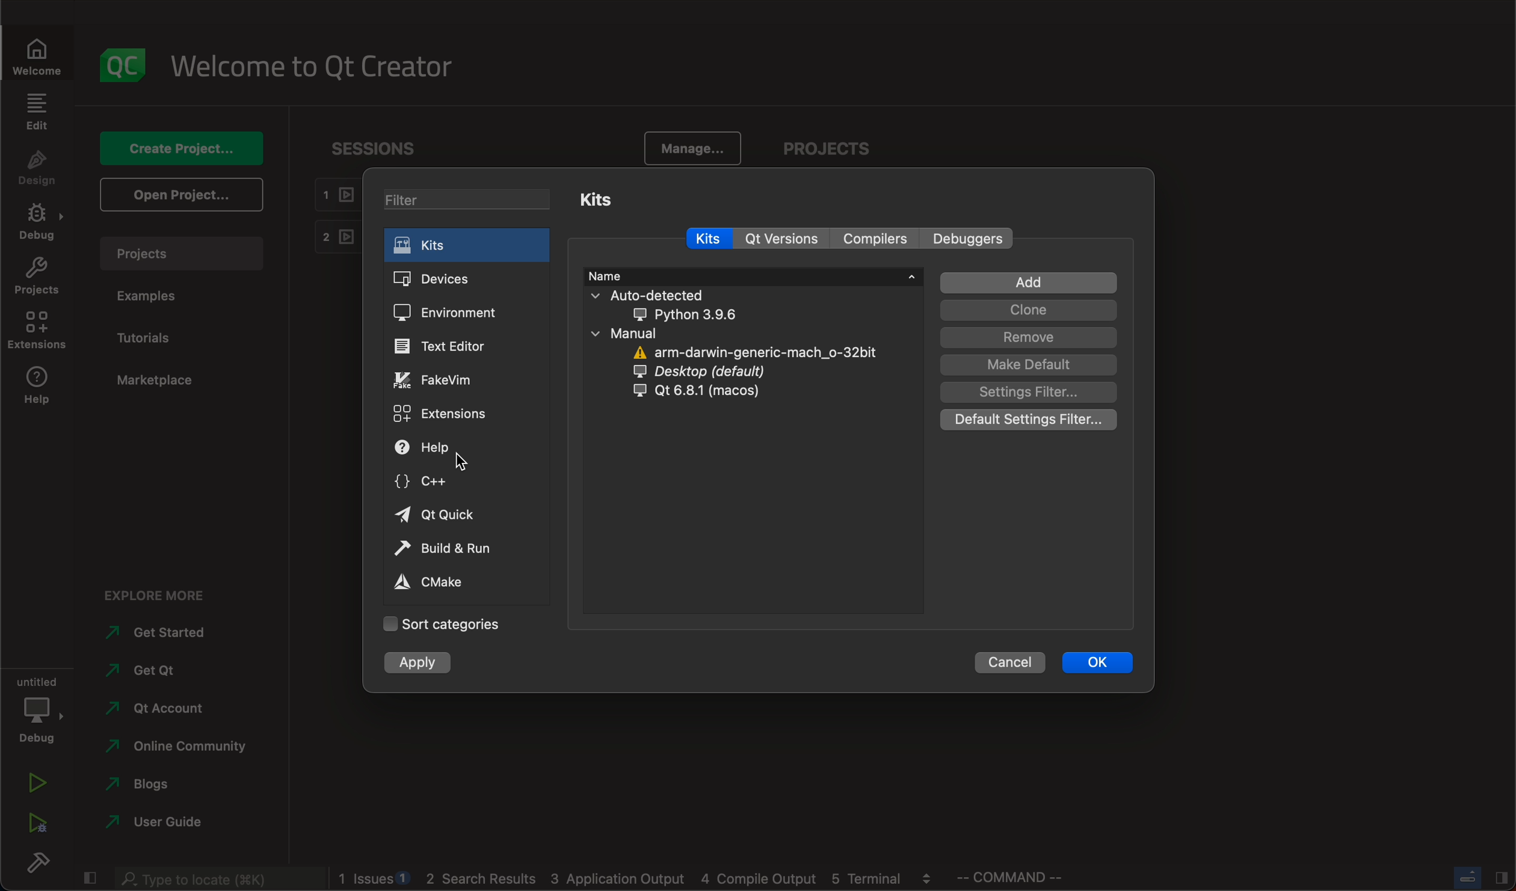 The image size is (1516, 891). I want to click on kits, so click(707, 240).